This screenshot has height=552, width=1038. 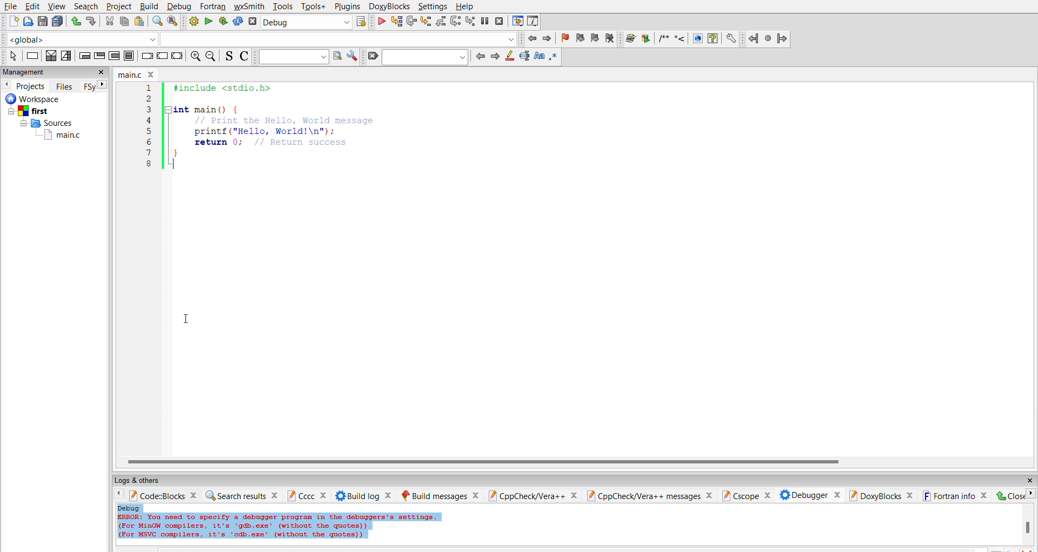 What do you see at coordinates (767, 39) in the screenshot?
I see `Last jump` at bounding box center [767, 39].